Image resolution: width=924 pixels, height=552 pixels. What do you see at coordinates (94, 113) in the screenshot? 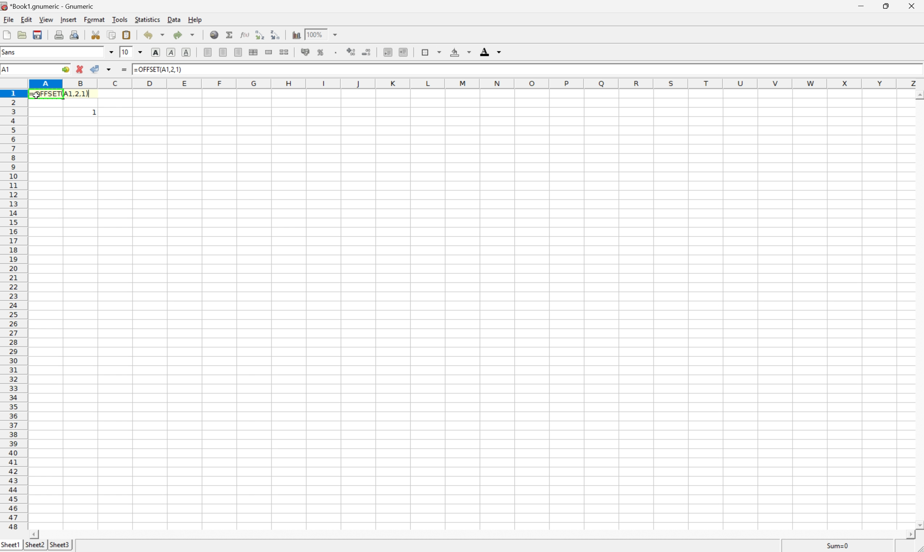
I see `1` at bounding box center [94, 113].